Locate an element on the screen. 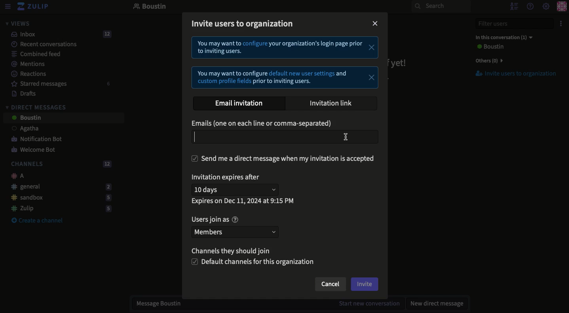 Image resolution: width=569 pixels, height=313 pixels. Mentions is located at coordinates (25, 64).